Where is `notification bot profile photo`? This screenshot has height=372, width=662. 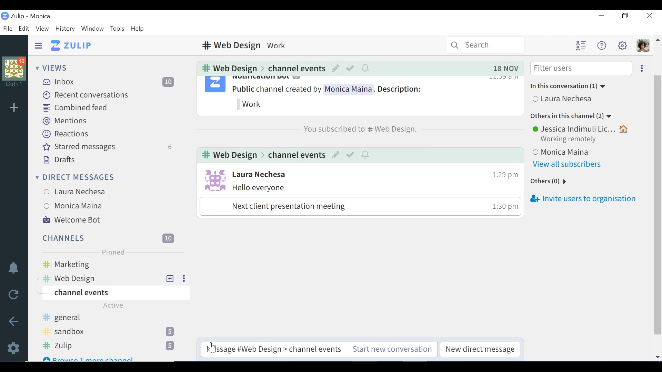
notification bot profile photo is located at coordinates (214, 85).